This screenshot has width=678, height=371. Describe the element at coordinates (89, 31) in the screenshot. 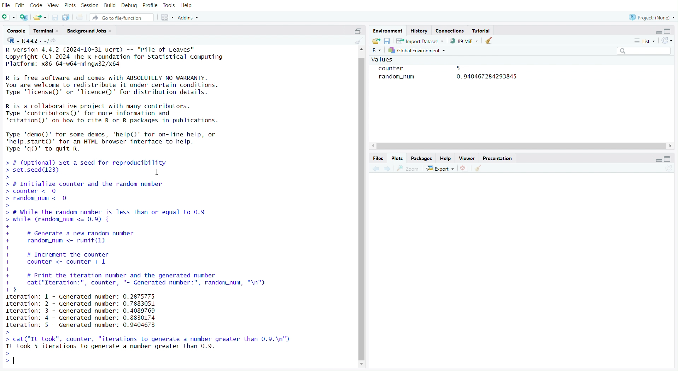

I see `Background Jobs` at that location.